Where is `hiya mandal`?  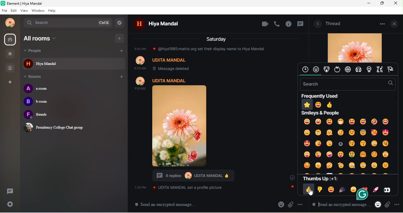 hiya mandal is located at coordinates (74, 63).